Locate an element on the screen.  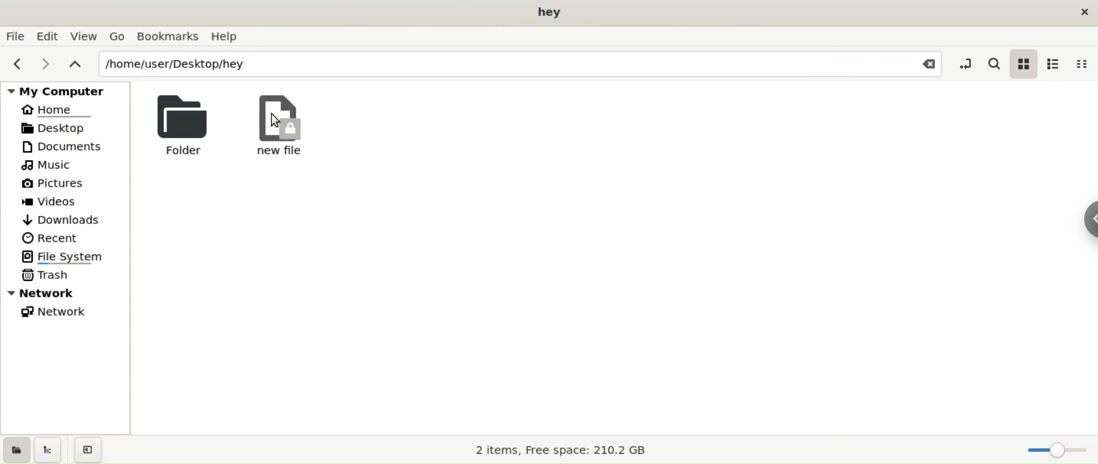
Help is located at coordinates (229, 37).